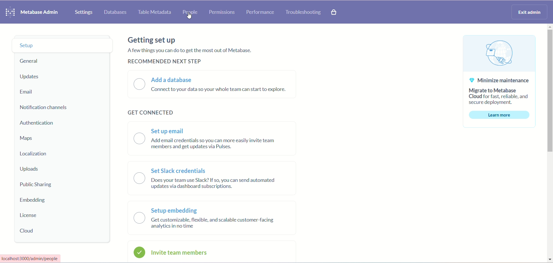 The width and height of the screenshot is (553, 263). Describe the element at coordinates (218, 220) in the screenshot. I see `setup embedding` at that location.